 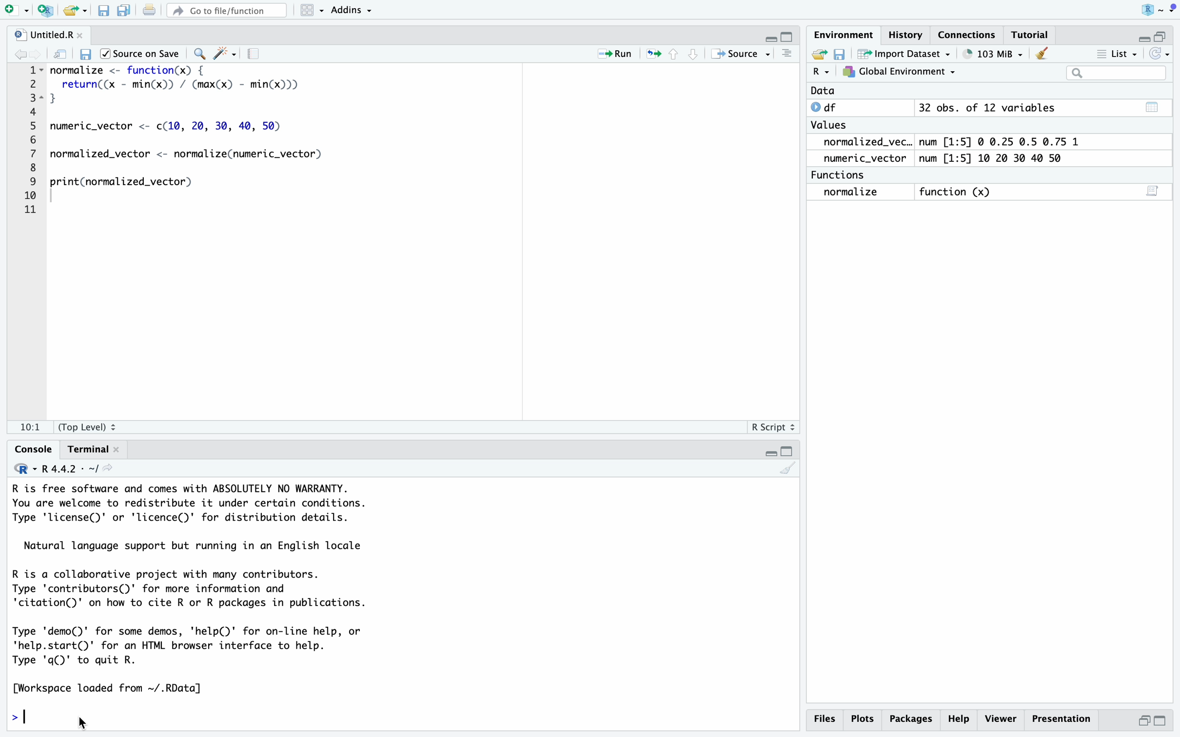 I want to click on Go to previous section/chunk (Ctrl + PgUp), so click(x=677, y=55).